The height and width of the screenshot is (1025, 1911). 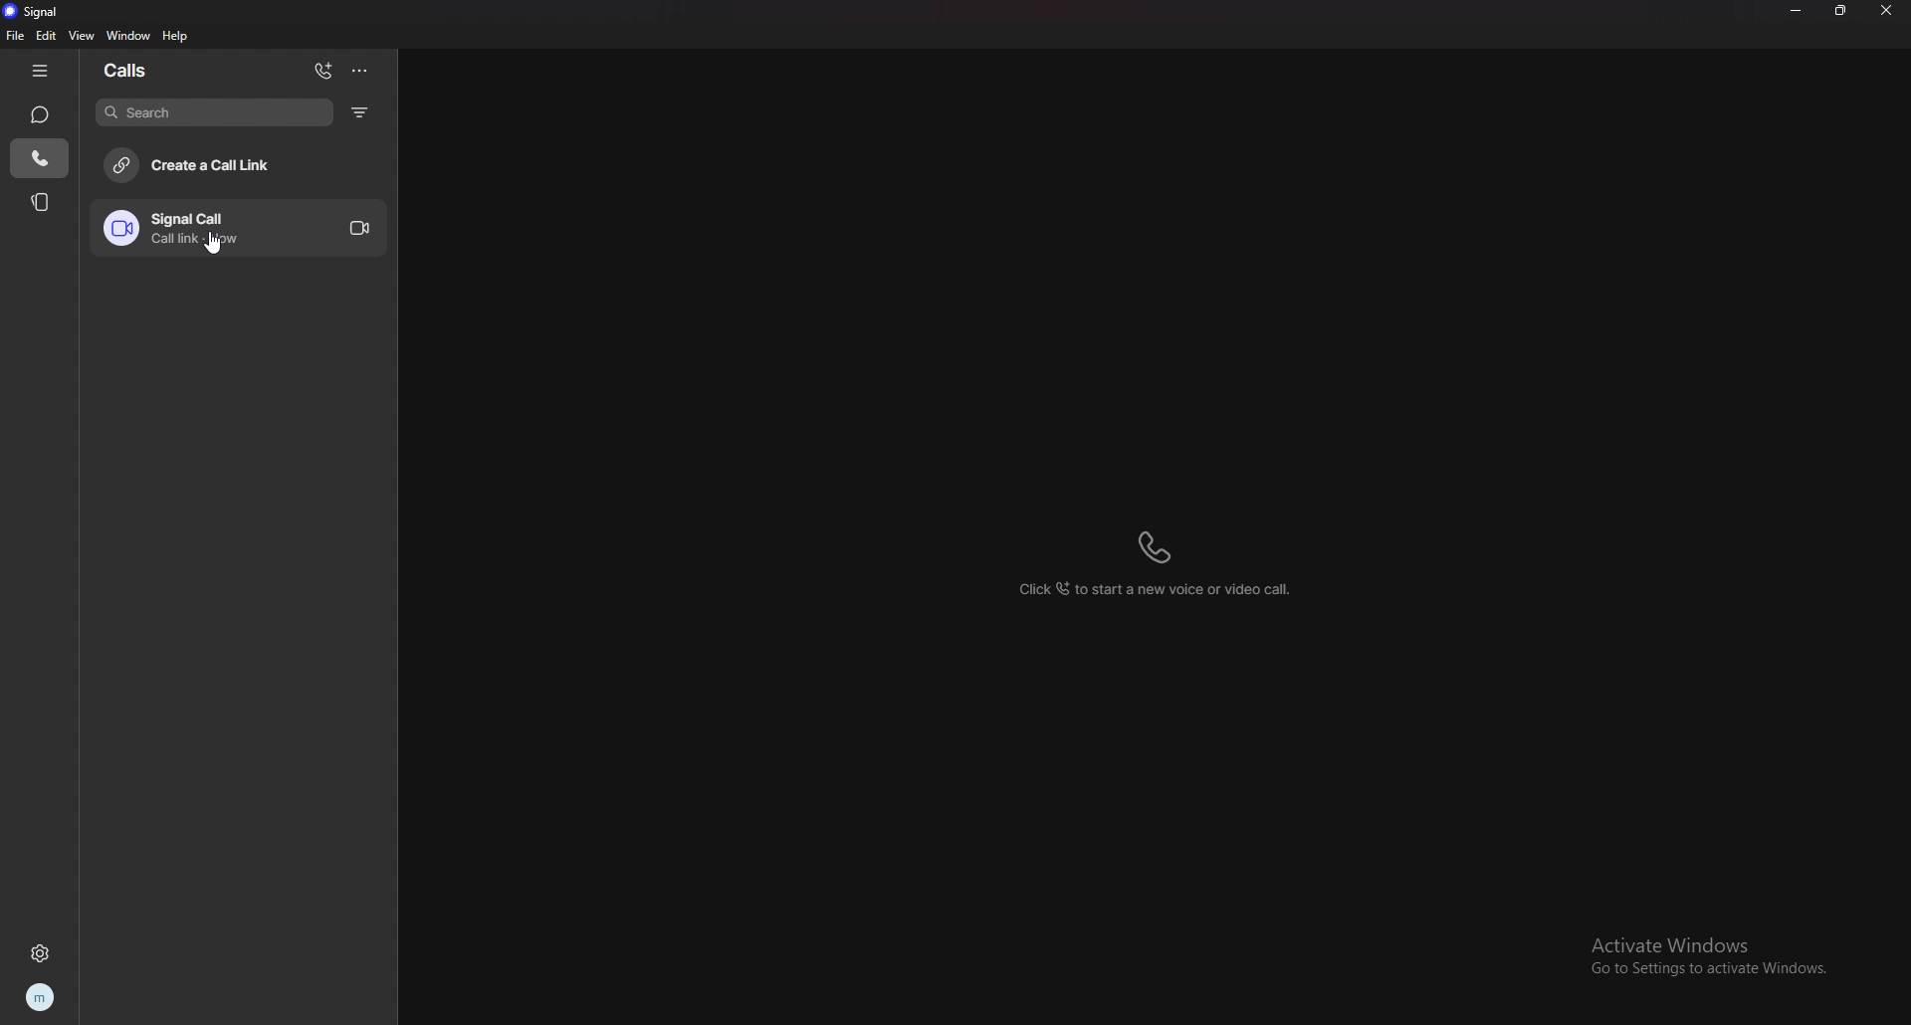 What do you see at coordinates (141, 72) in the screenshot?
I see `calls` at bounding box center [141, 72].